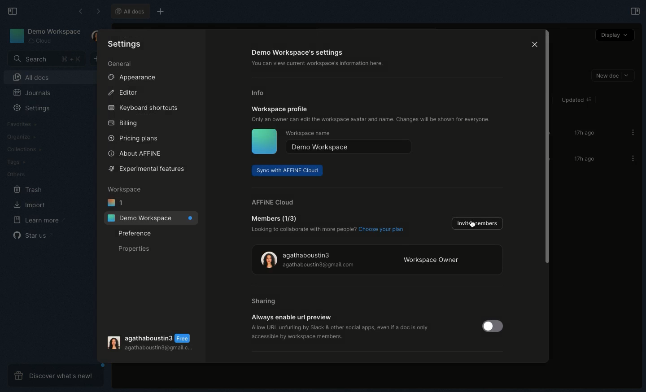 This screenshot has width=646, height=392. Describe the element at coordinates (471, 223) in the screenshot. I see `Cursor` at that location.